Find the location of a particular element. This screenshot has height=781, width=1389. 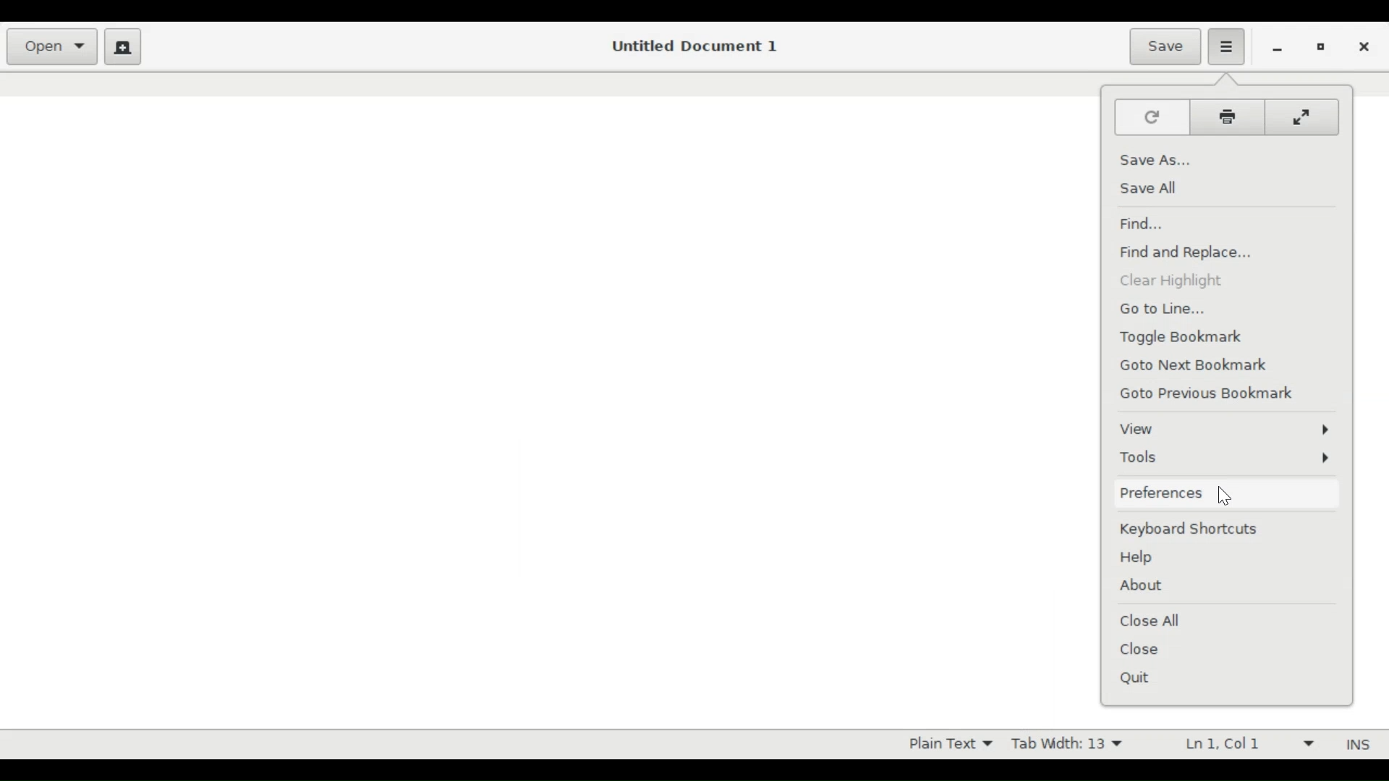

INS is located at coordinates (1357, 745).